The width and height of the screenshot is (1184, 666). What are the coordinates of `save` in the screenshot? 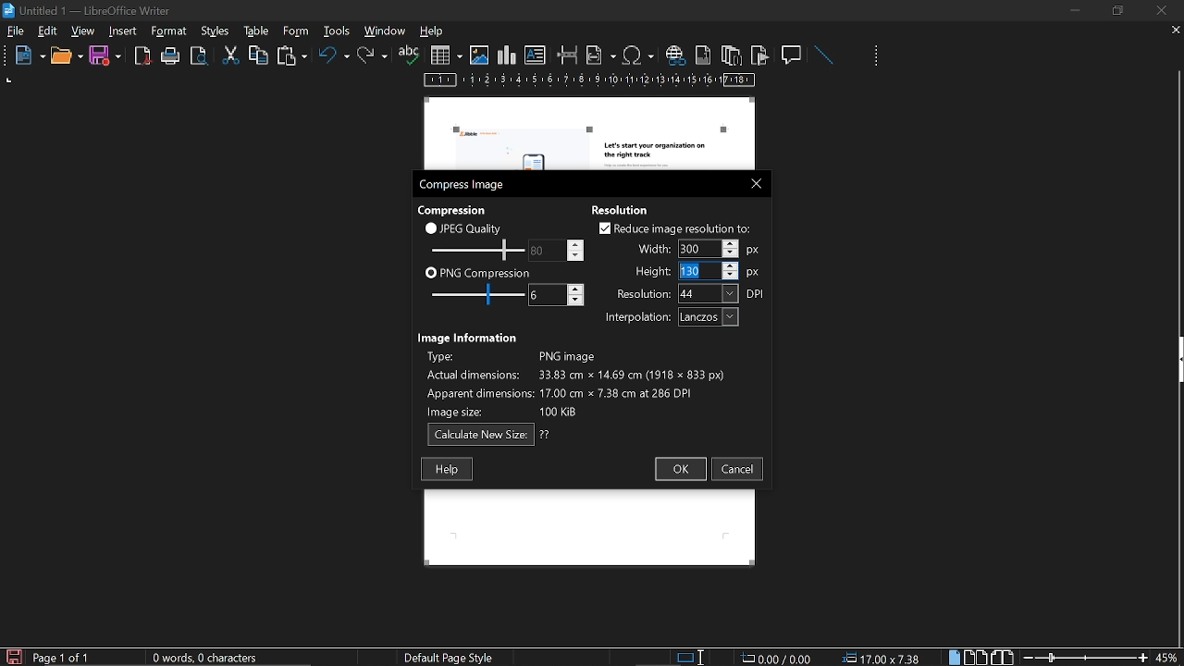 It's located at (13, 656).